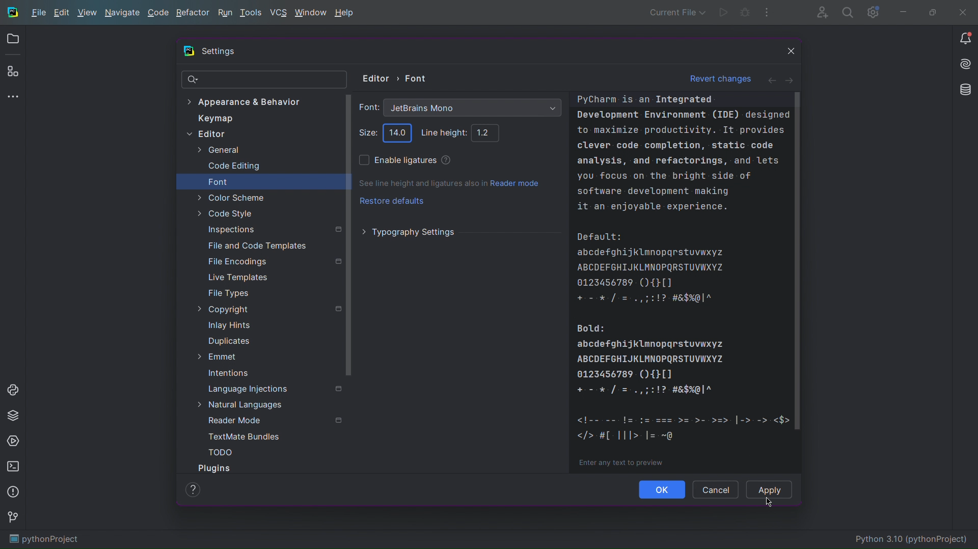  I want to click on pythonProject, so click(41, 540).